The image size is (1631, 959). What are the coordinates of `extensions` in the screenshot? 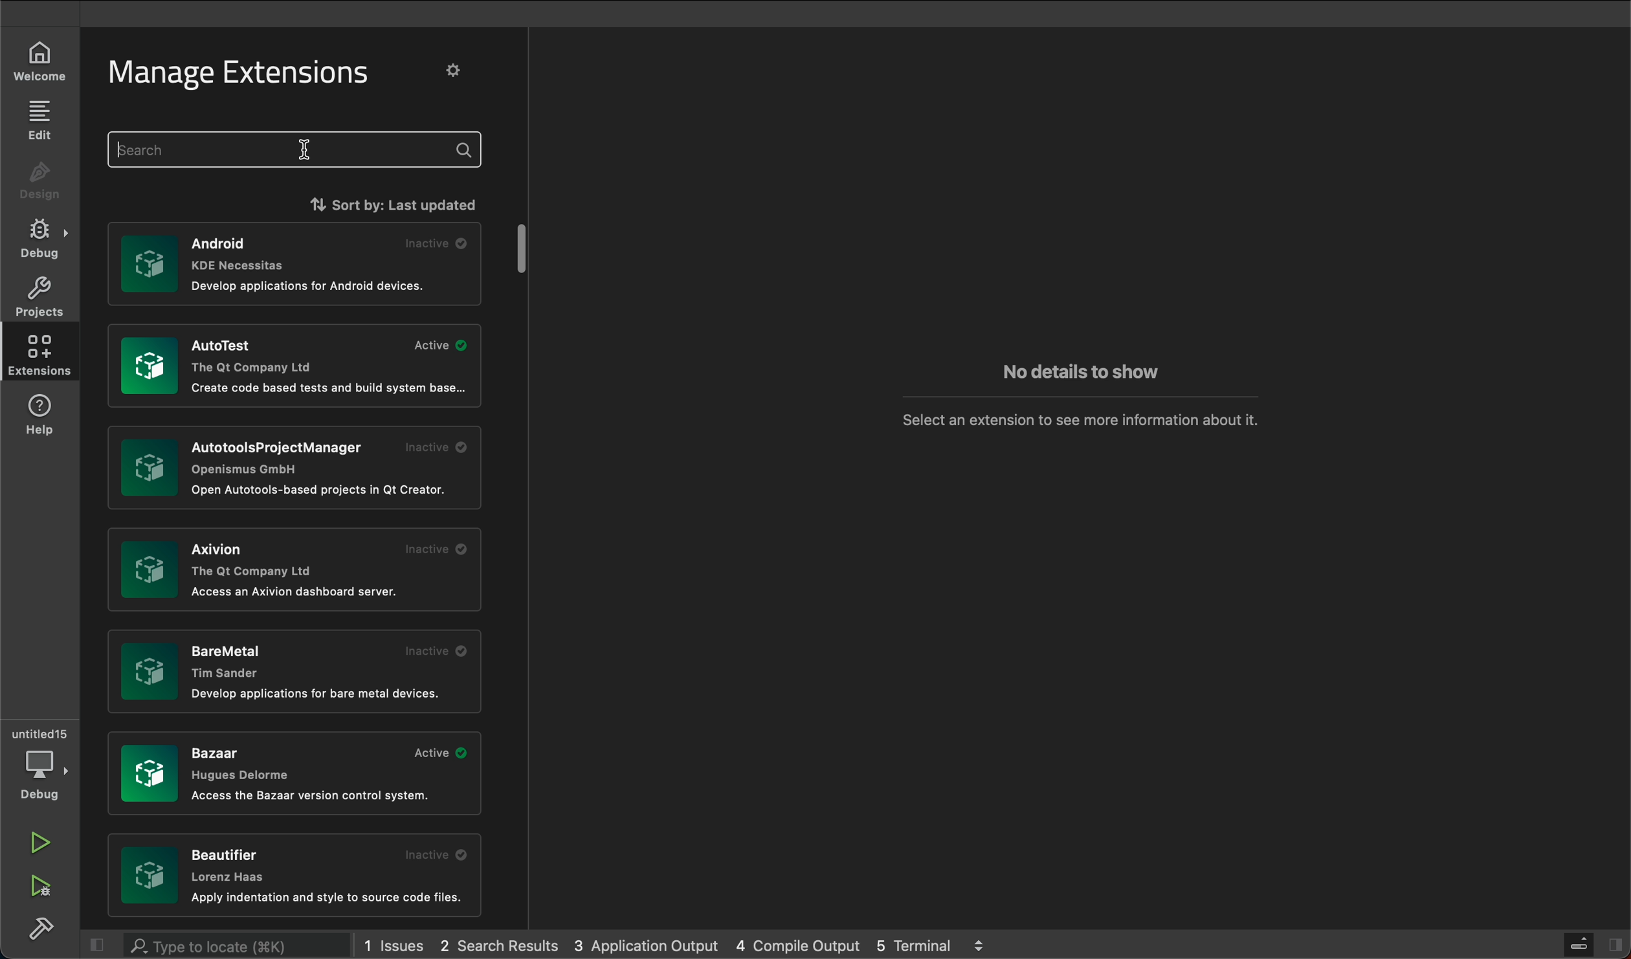 It's located at (37, 354).